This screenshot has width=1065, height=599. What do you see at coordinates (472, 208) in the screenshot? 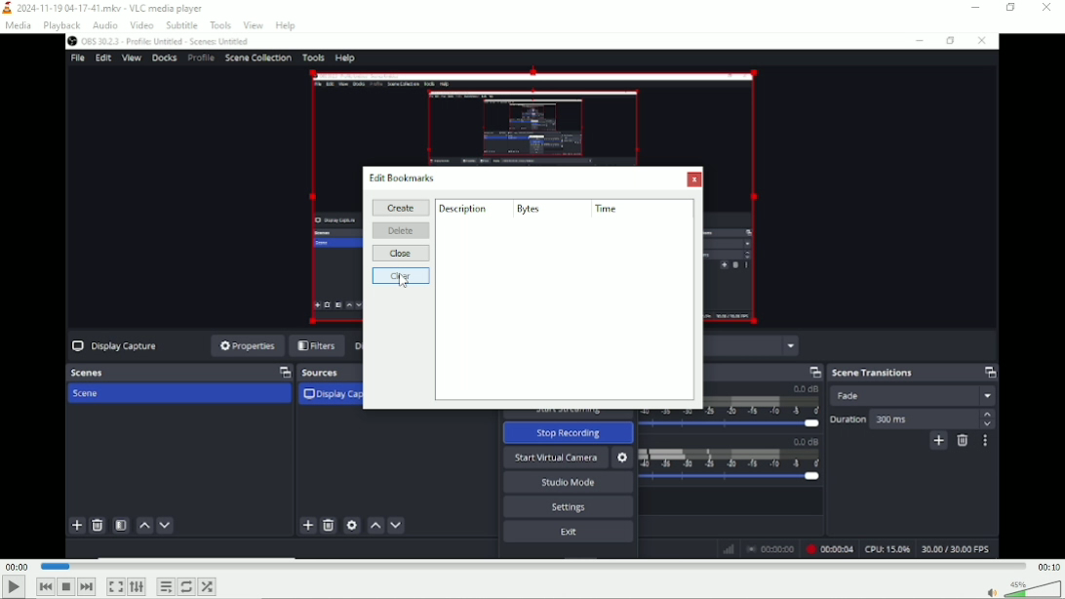
I see `Description` at bounding box center [472, 208].